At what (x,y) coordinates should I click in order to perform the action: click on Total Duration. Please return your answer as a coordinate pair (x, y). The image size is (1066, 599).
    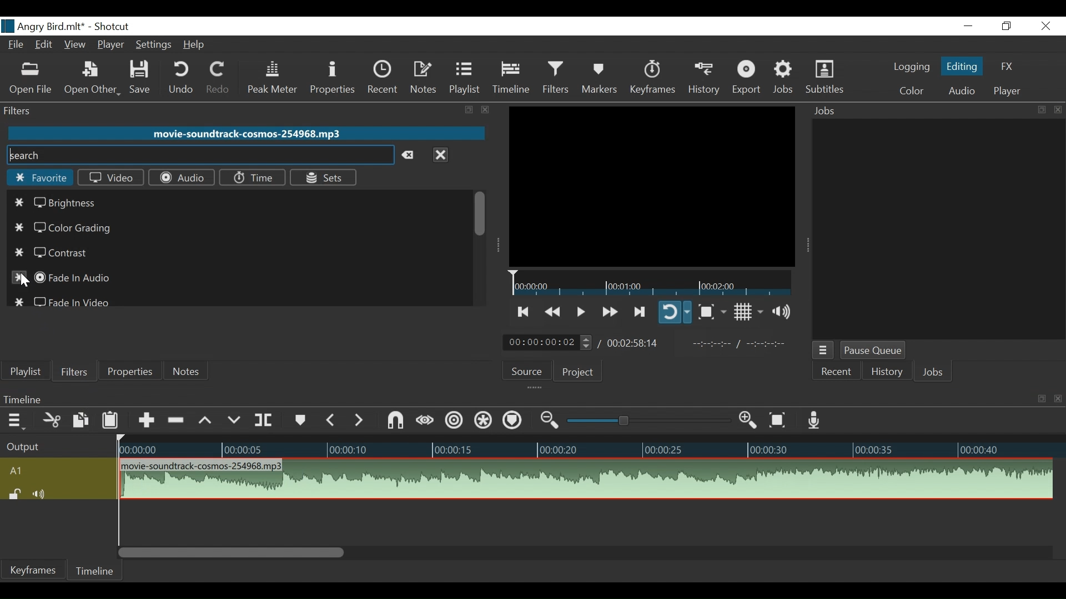
    Looking at the image, I should click on (636, 342).